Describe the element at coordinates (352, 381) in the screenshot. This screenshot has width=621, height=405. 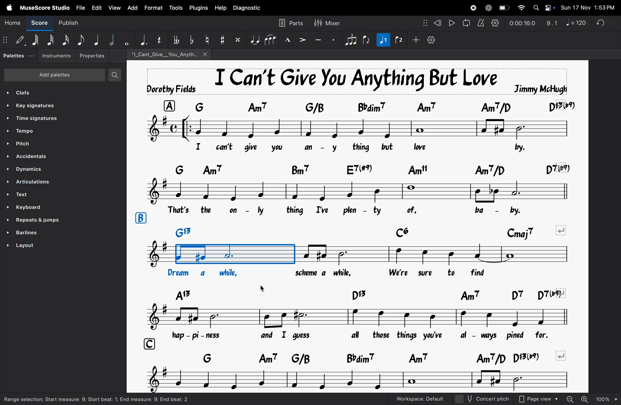
I see `notes` at that location.